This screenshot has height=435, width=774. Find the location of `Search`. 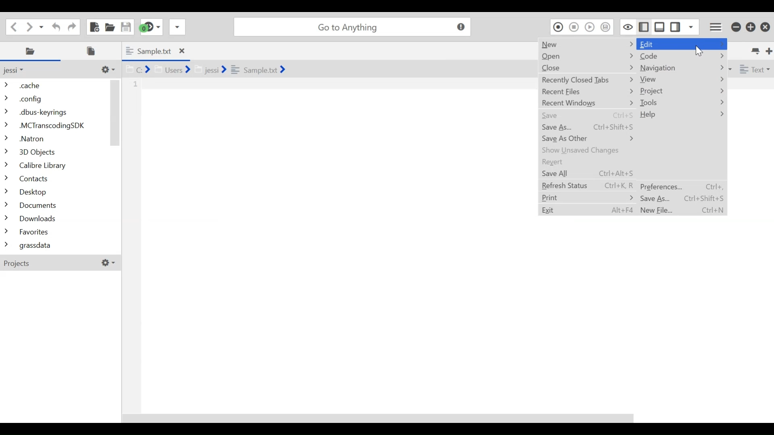

Search is located at coordinates (352, 27).